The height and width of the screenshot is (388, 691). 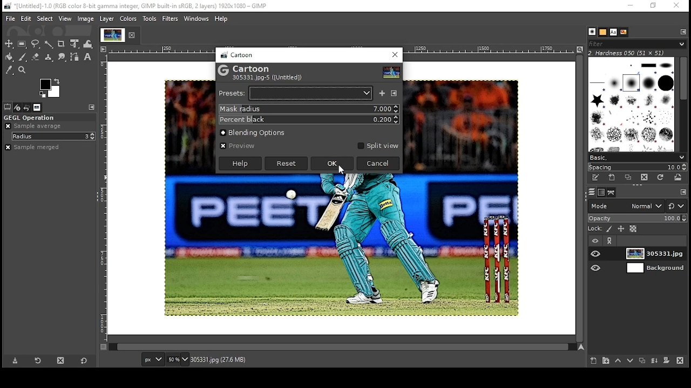 What do you see at coordinates (49, 44) in the screenshot?
I see `fuzzy selection ` at bounding box center [49, 44].